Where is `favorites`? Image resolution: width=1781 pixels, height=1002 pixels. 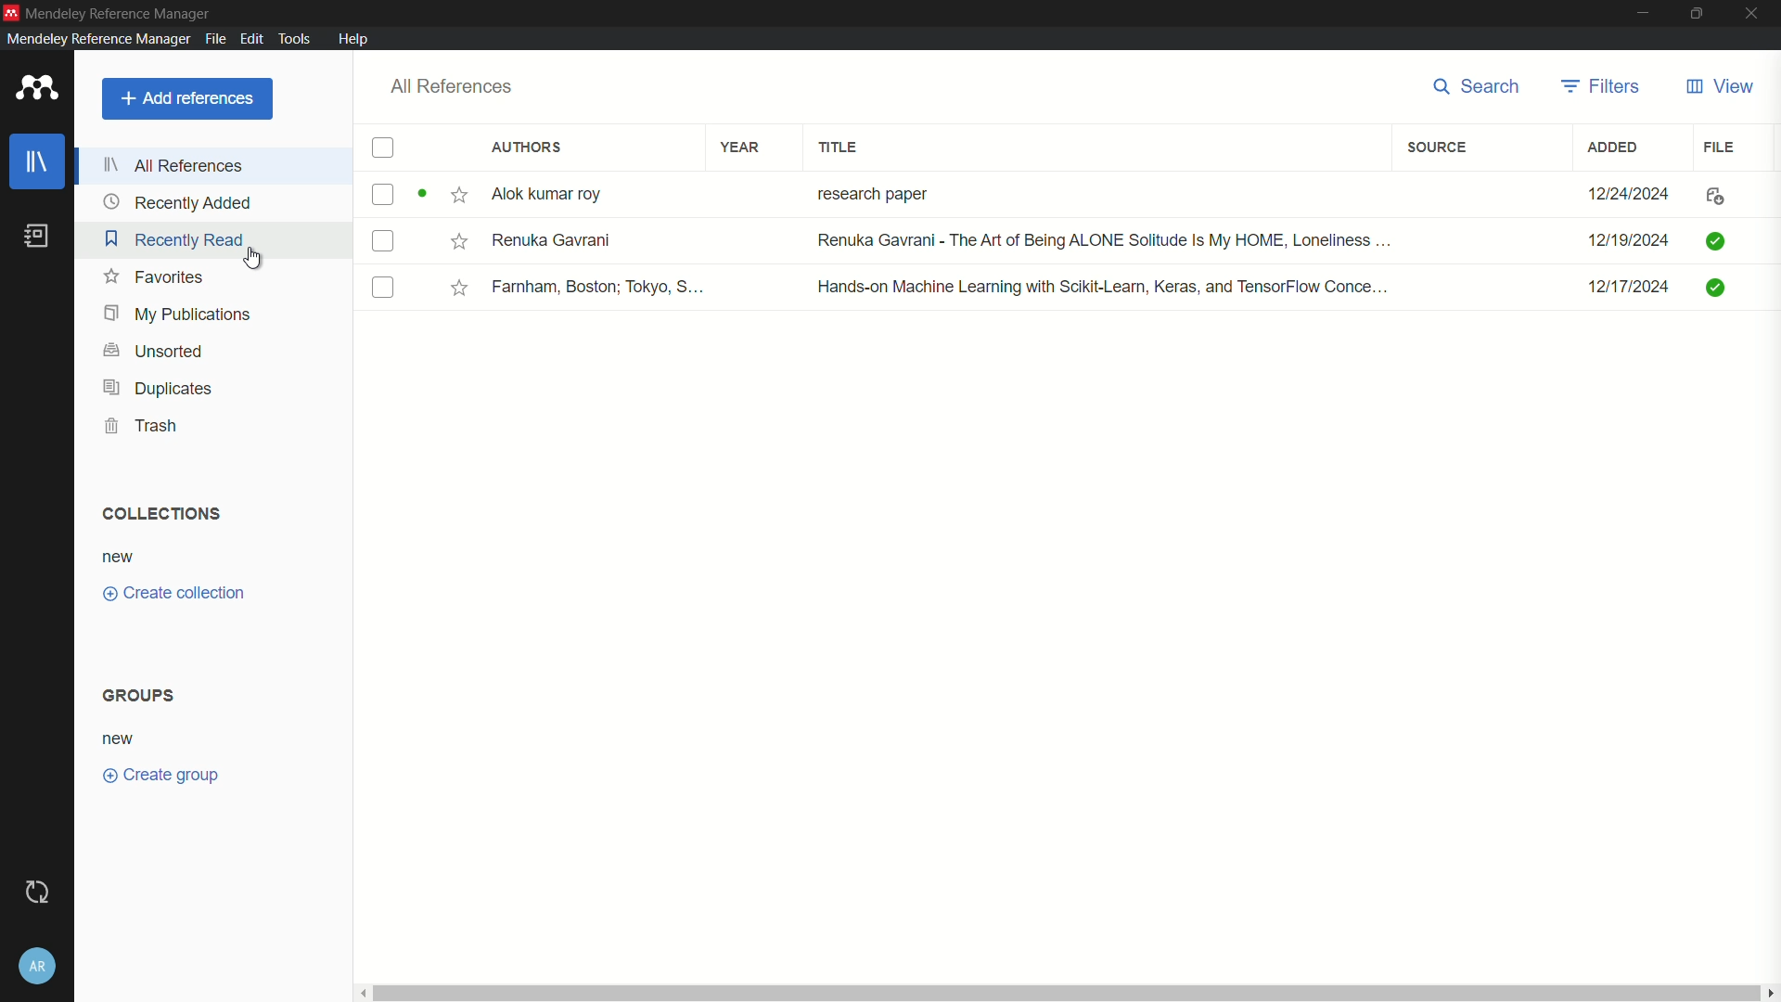
favorites is located at coordinates (155, 277).